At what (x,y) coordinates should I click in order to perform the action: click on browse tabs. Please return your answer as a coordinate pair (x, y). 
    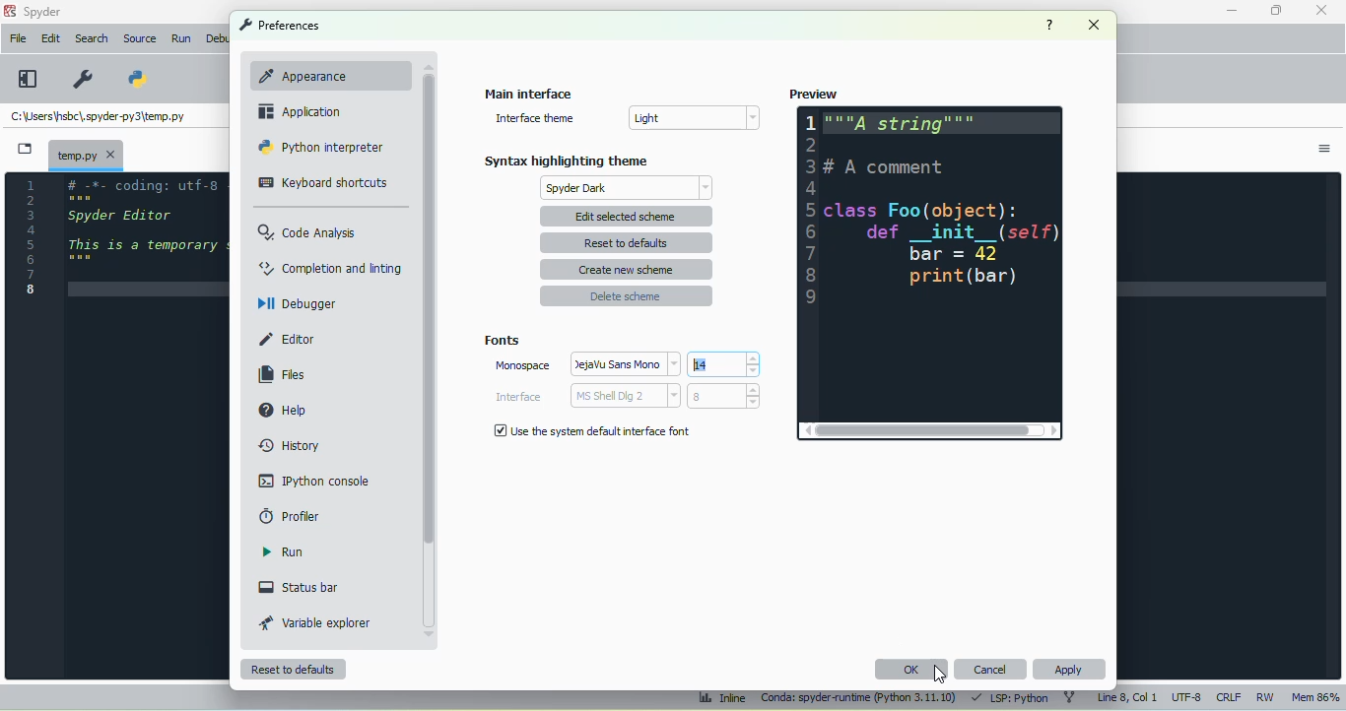
    Looking at the image, I should click on (25, 149).